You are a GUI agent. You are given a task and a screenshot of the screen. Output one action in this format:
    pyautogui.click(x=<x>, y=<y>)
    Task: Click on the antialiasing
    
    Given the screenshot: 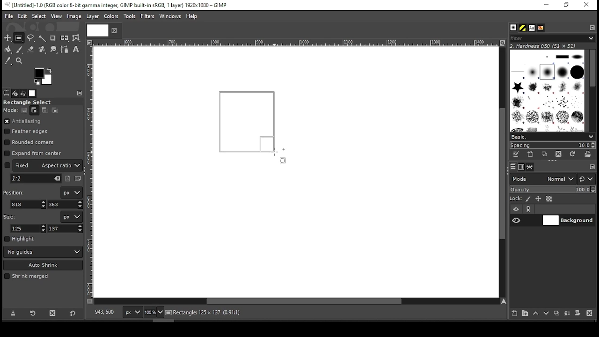 What is the action you would take?
    pyautogui.click(x=23, y=122)
    